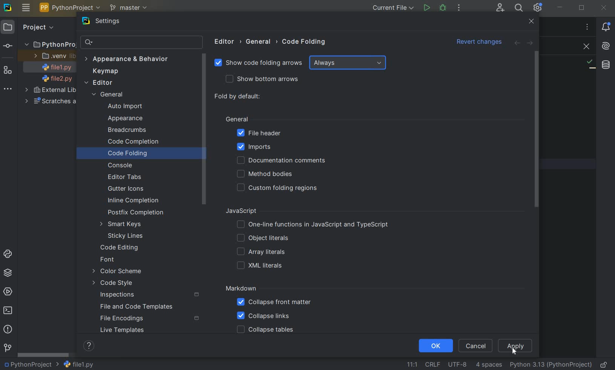 This screenshot has height=370, width=615. I want to click on RUN, so click(426, 8).